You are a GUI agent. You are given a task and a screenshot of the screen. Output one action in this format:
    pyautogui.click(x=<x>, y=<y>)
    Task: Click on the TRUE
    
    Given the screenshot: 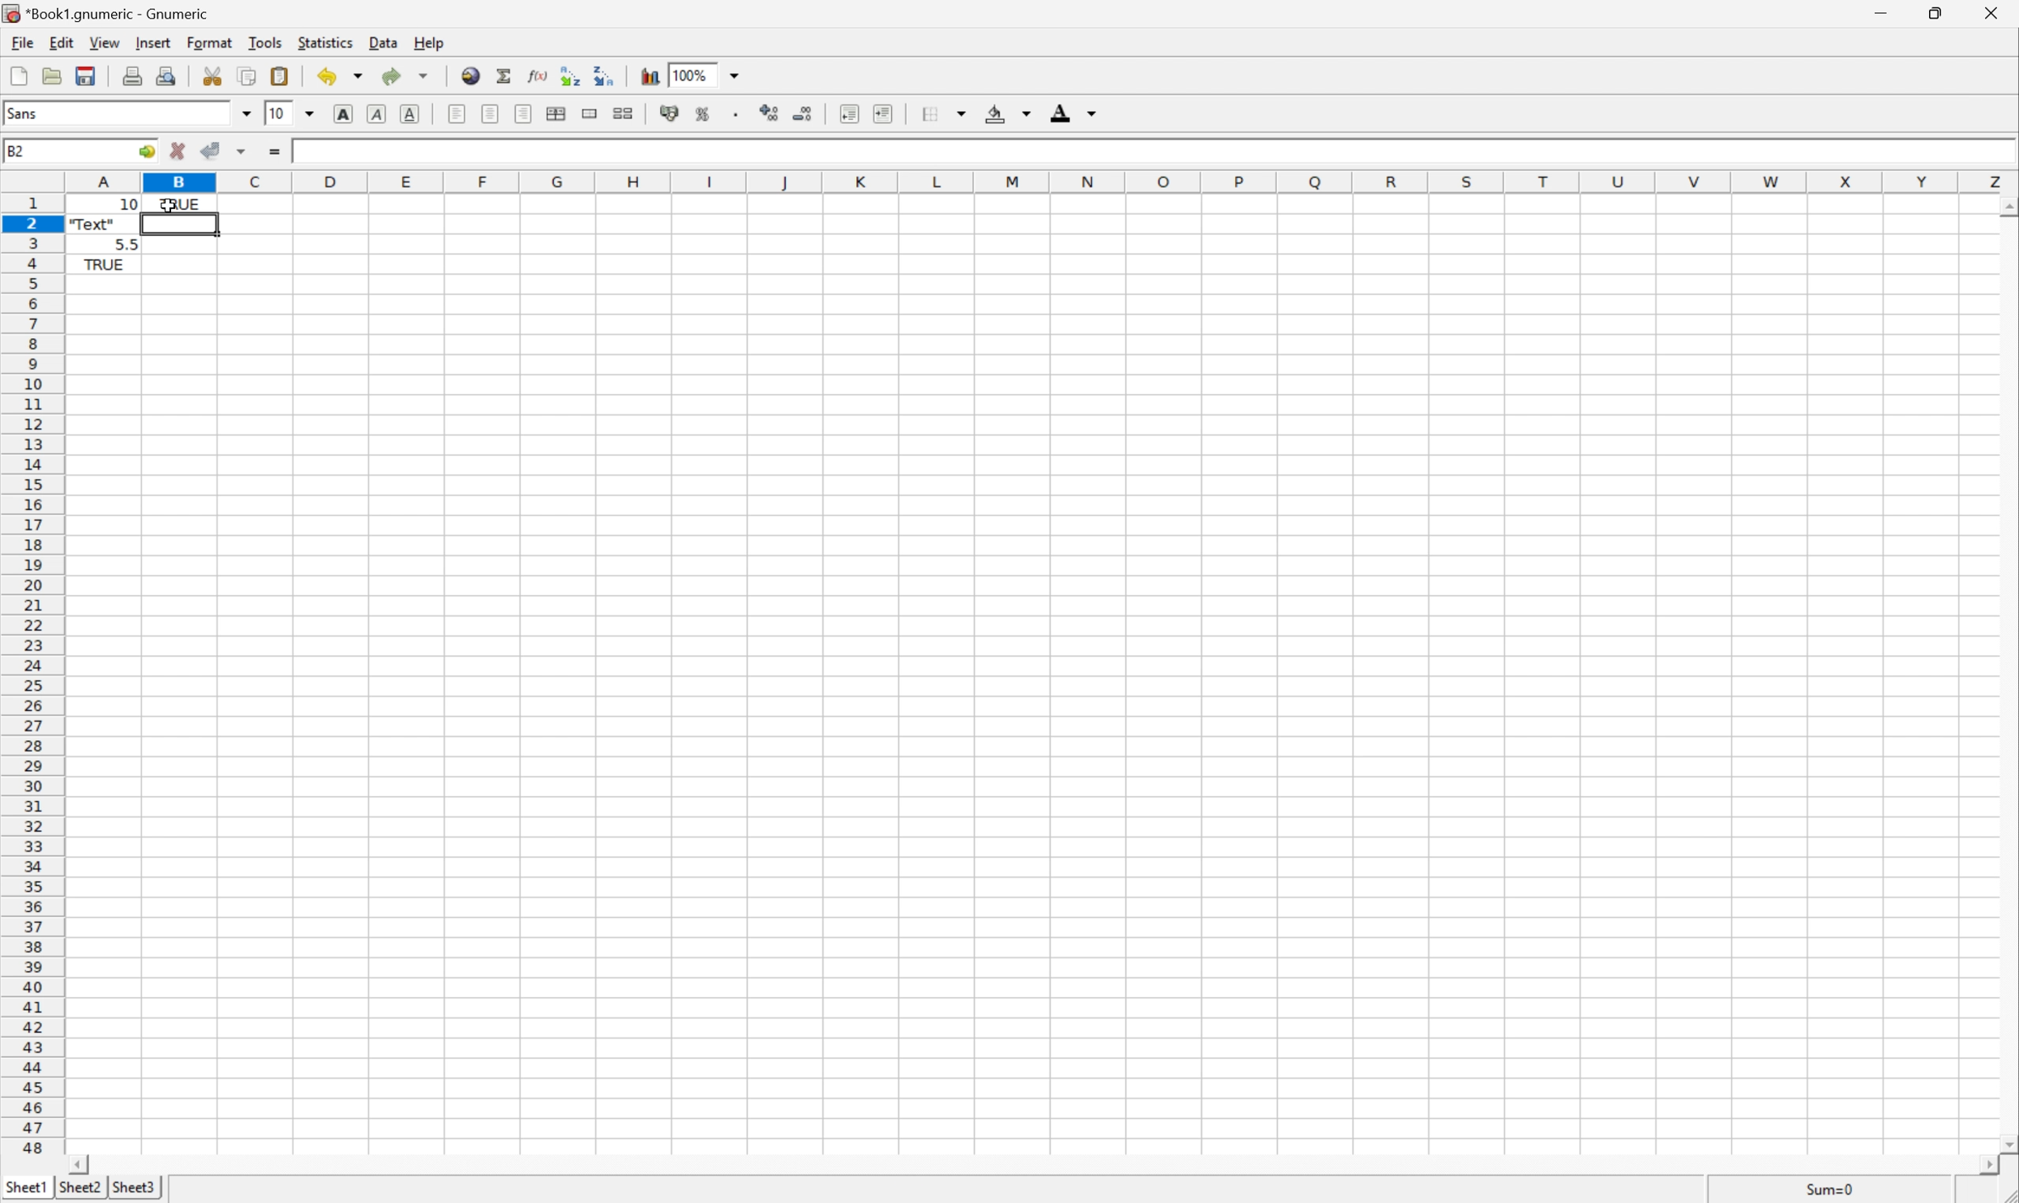 What is the action you would take?
    pyautogui.click(x=104, y=267)
    